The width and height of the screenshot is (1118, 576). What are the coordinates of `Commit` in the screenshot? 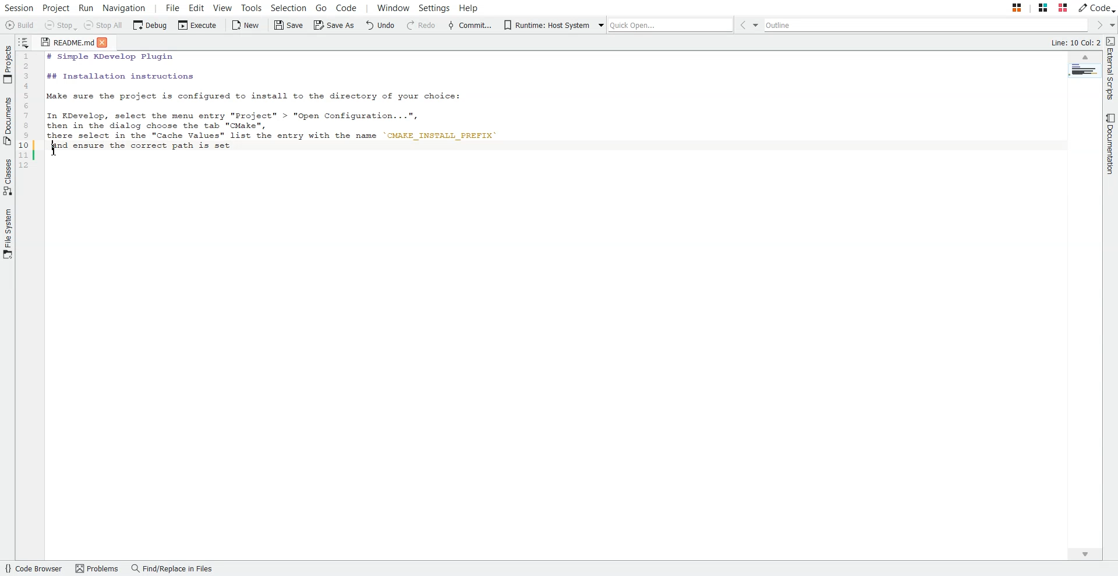 It's located at (470, 26).